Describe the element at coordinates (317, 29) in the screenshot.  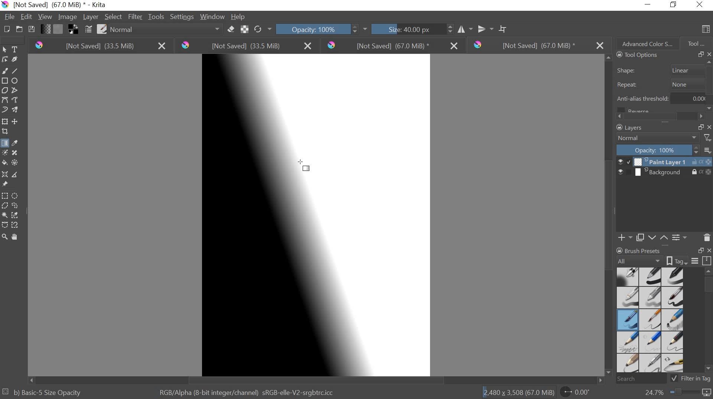
I see `OPACITY 100%` at that location.